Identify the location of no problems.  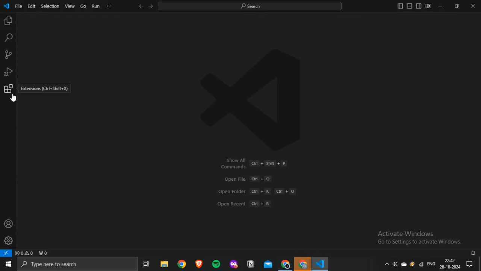
(24, 253).